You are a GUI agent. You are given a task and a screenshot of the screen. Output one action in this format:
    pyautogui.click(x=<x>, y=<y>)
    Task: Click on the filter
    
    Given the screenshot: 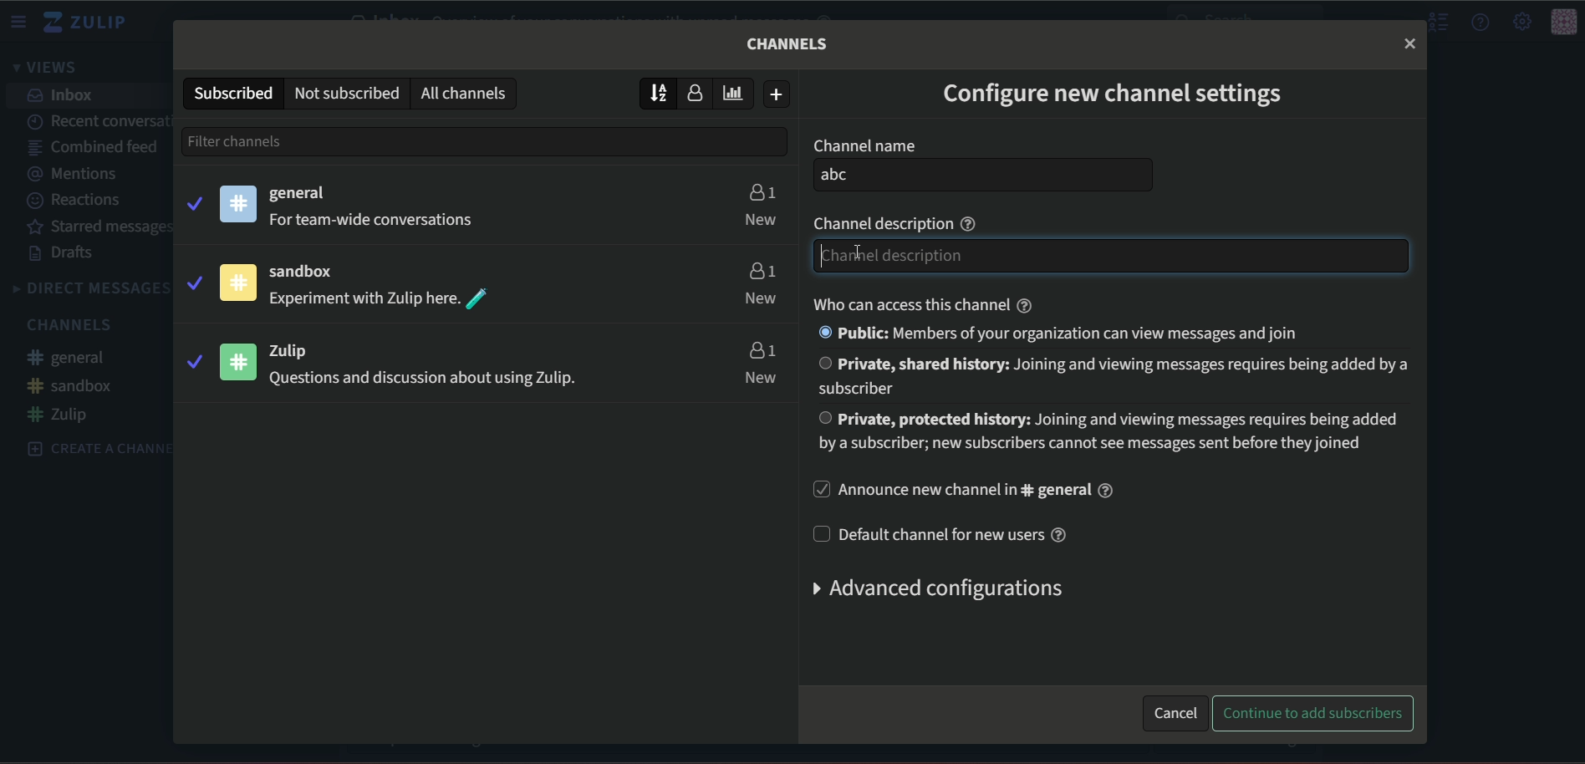 What is the action you would take?
    pyautogui.click(x=268, y=140)
    